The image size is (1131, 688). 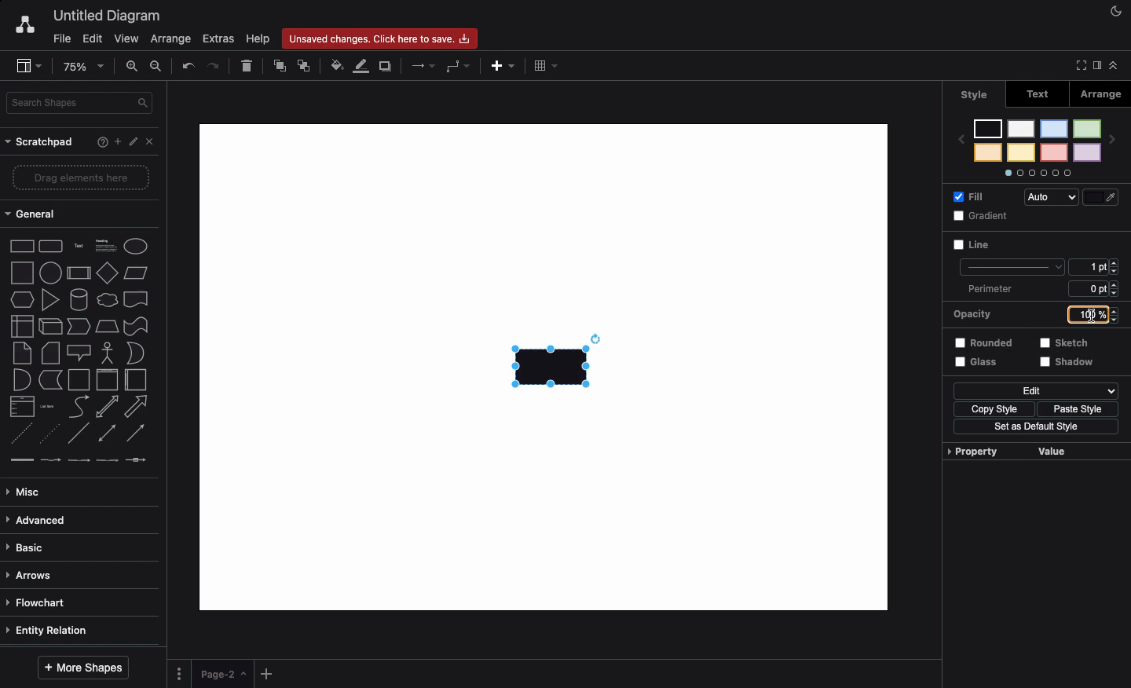 What do you see at coordinates (22, 247) in the screenshot?
I see `Rectangle ` at bounding box center [22, 247].